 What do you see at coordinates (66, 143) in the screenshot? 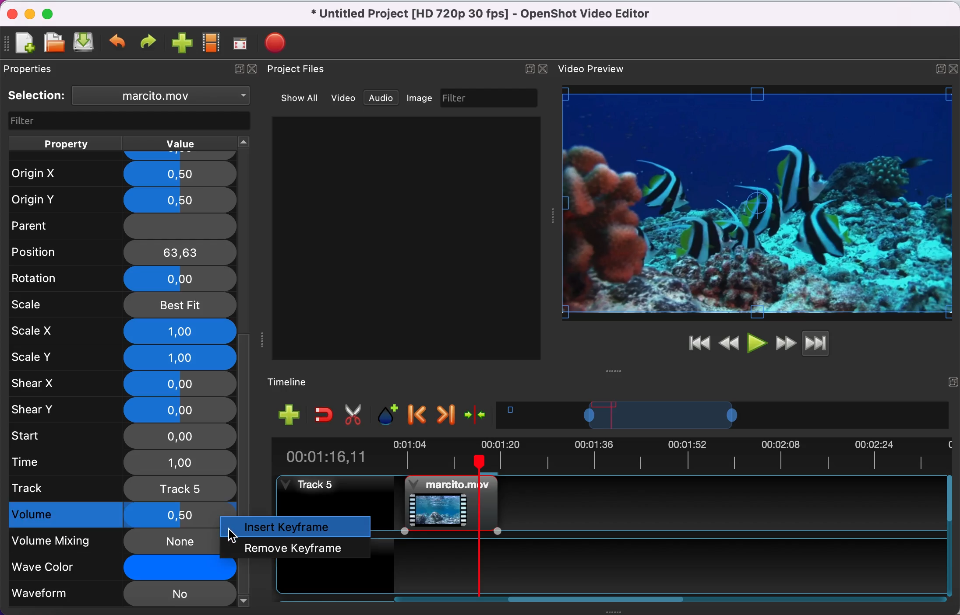
I see `property` at bounding box center [66, 143].